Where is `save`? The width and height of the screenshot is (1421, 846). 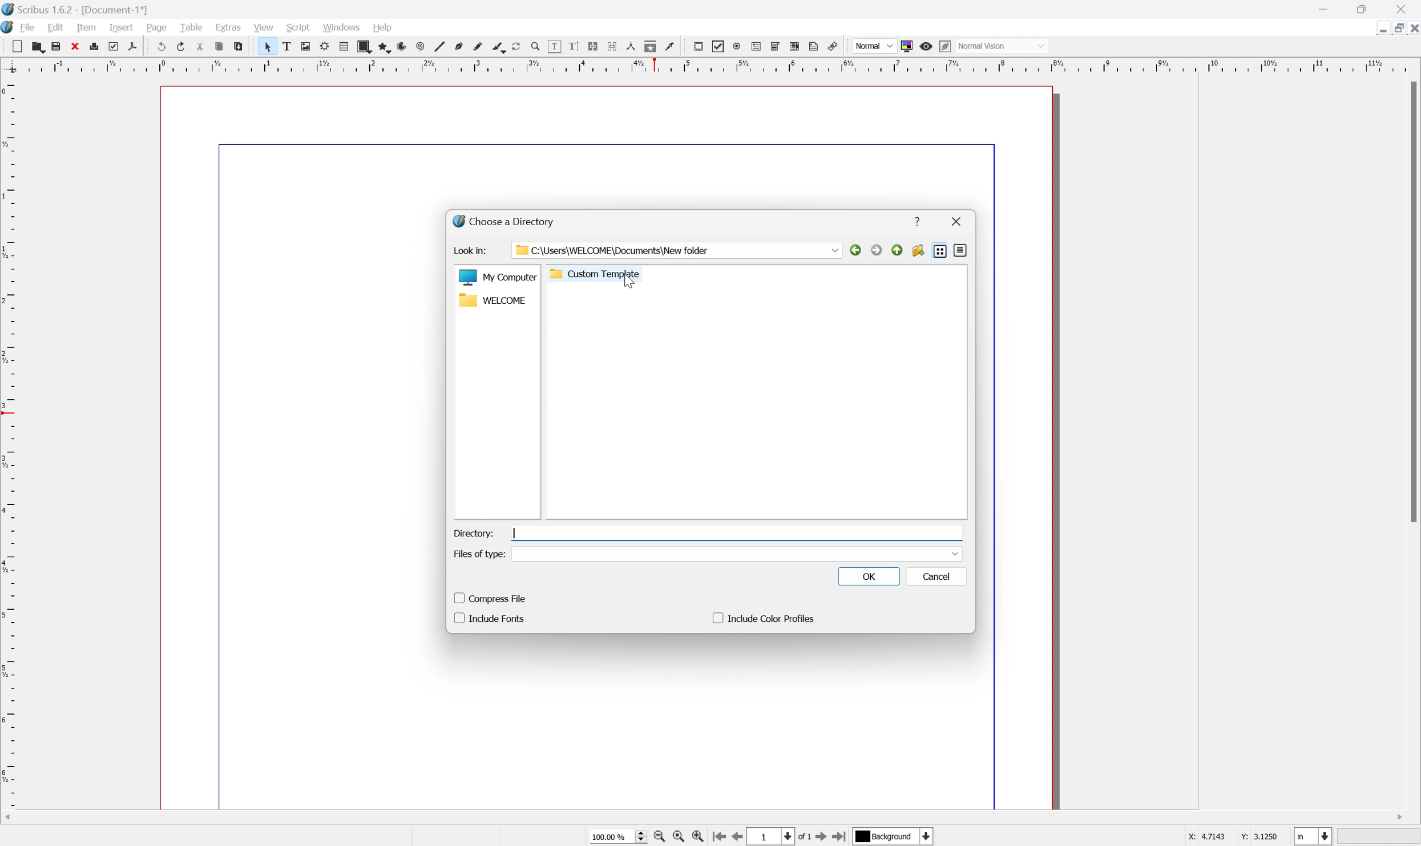
save is located at coordinates (56, 44).